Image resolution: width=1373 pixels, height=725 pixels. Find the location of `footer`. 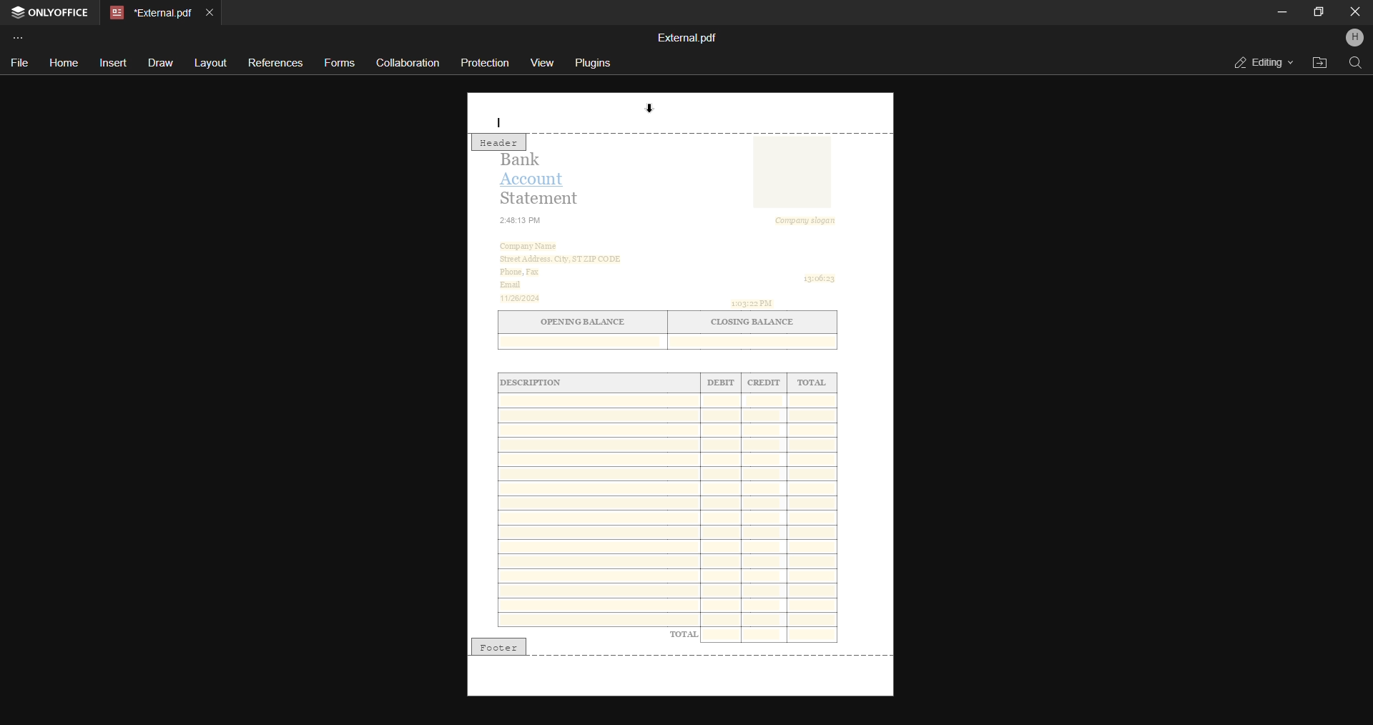

footer is located at coordinates (500, 645).